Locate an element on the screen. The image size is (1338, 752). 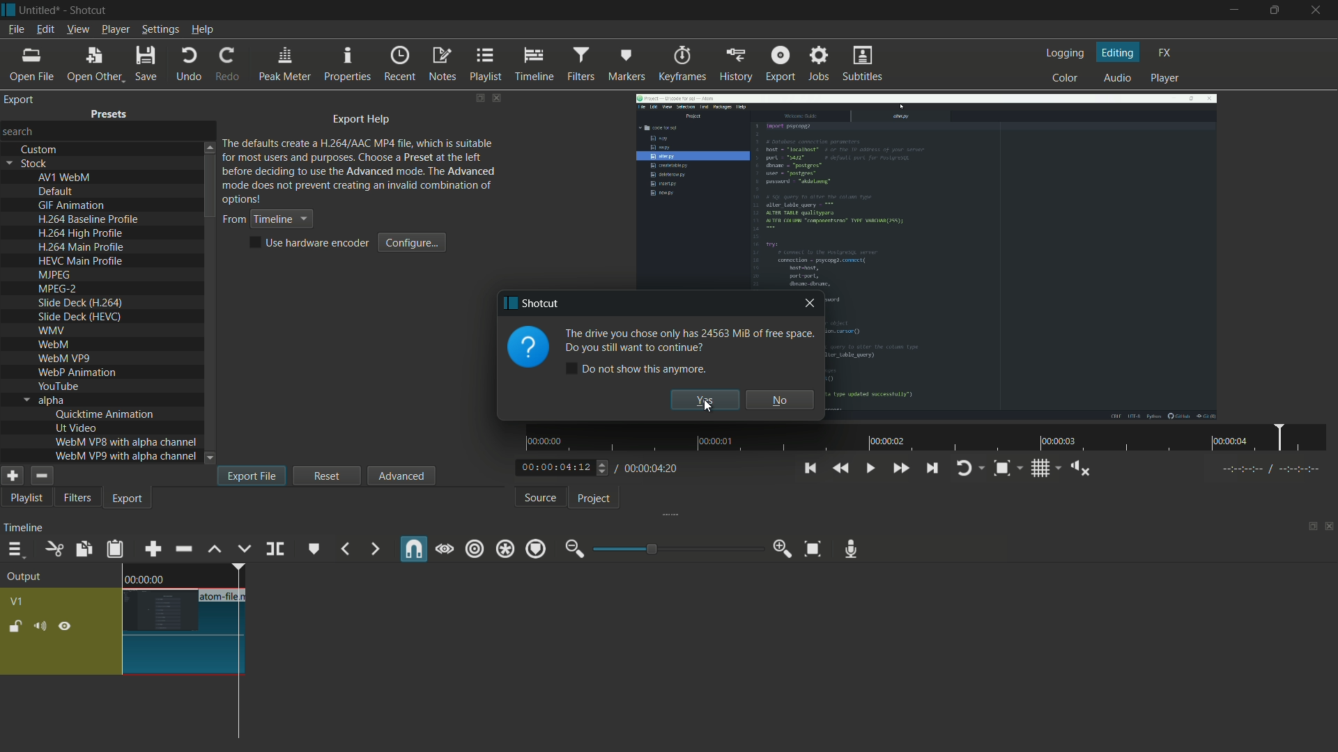
timeline is located at coordinates (23, 530).